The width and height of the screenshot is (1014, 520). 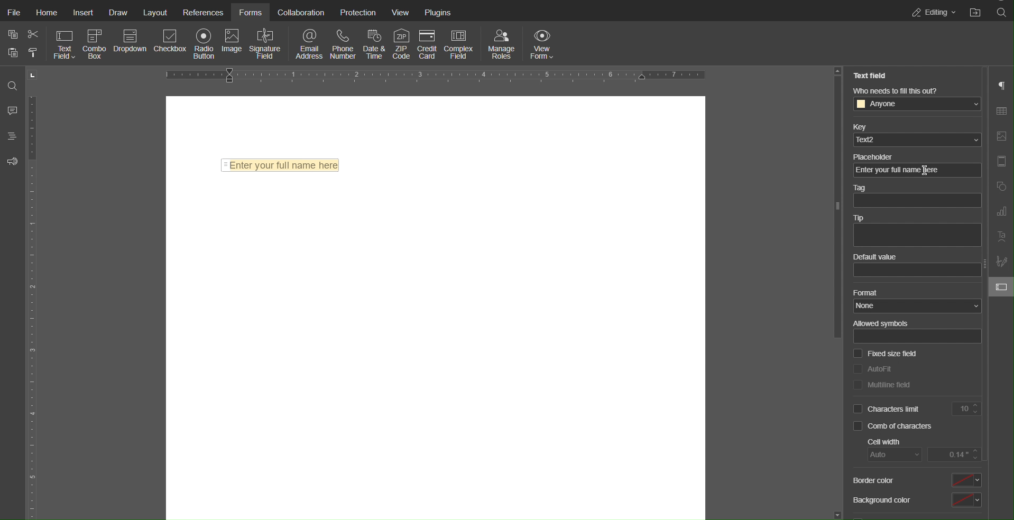 I want to click on Image, so click(x=232, y=45).